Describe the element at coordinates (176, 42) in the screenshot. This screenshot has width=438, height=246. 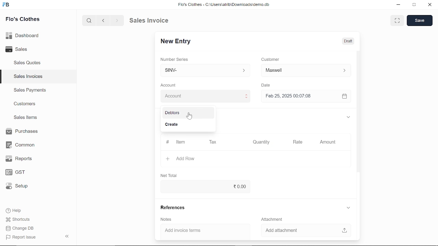
I see `New Entry` at that location.